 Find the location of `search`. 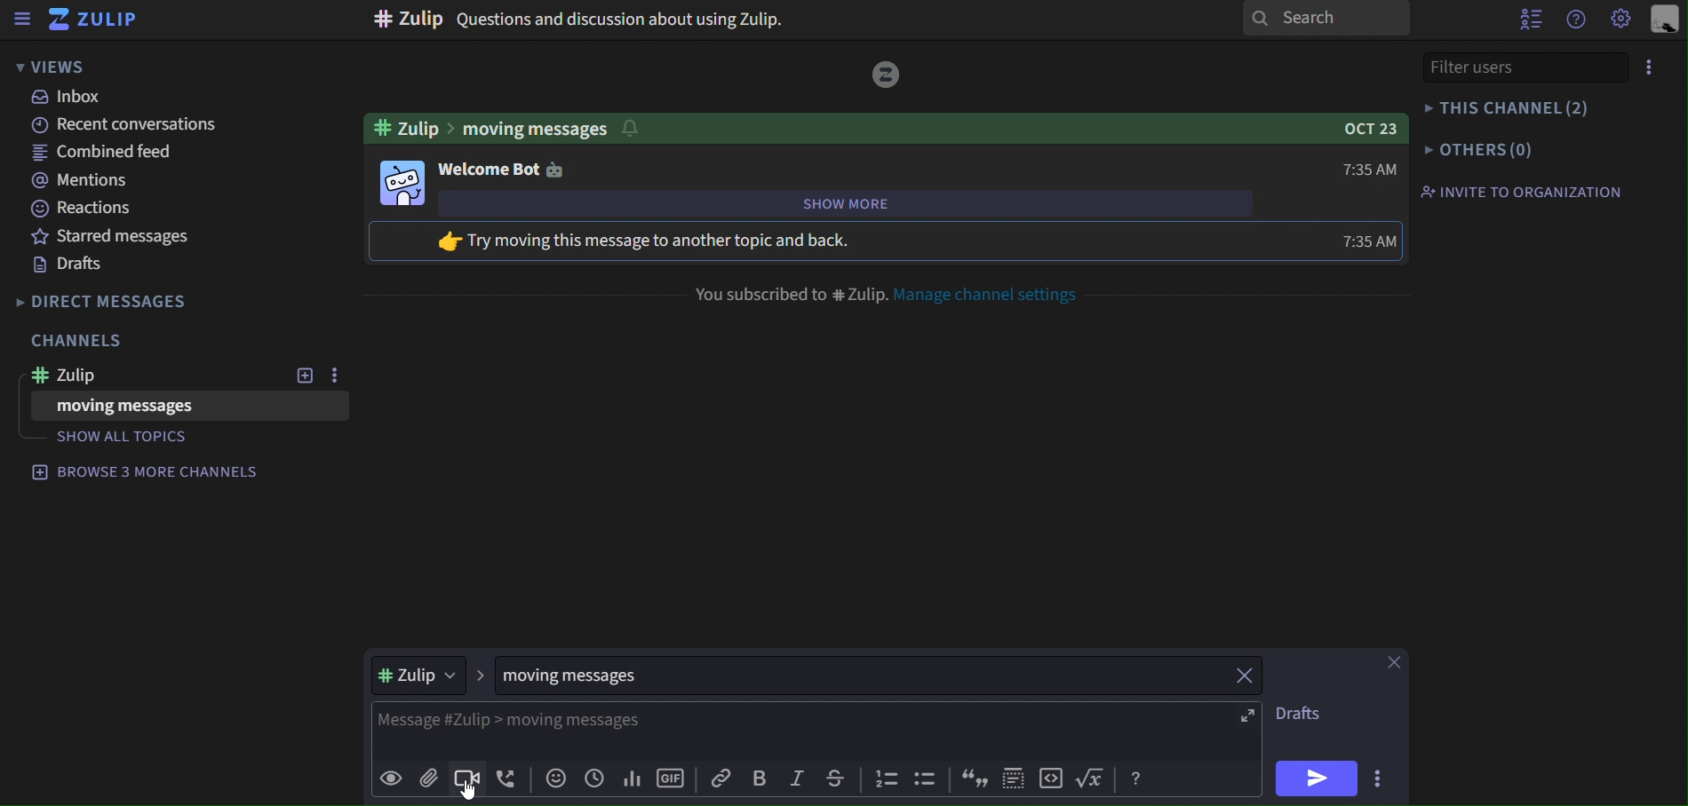

search is located at coordinates (1327, 19).